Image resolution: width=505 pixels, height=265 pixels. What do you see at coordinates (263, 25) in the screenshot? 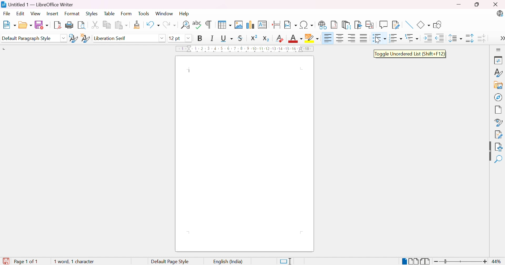
I see `Insert text box` at bounding box center [263, 25].